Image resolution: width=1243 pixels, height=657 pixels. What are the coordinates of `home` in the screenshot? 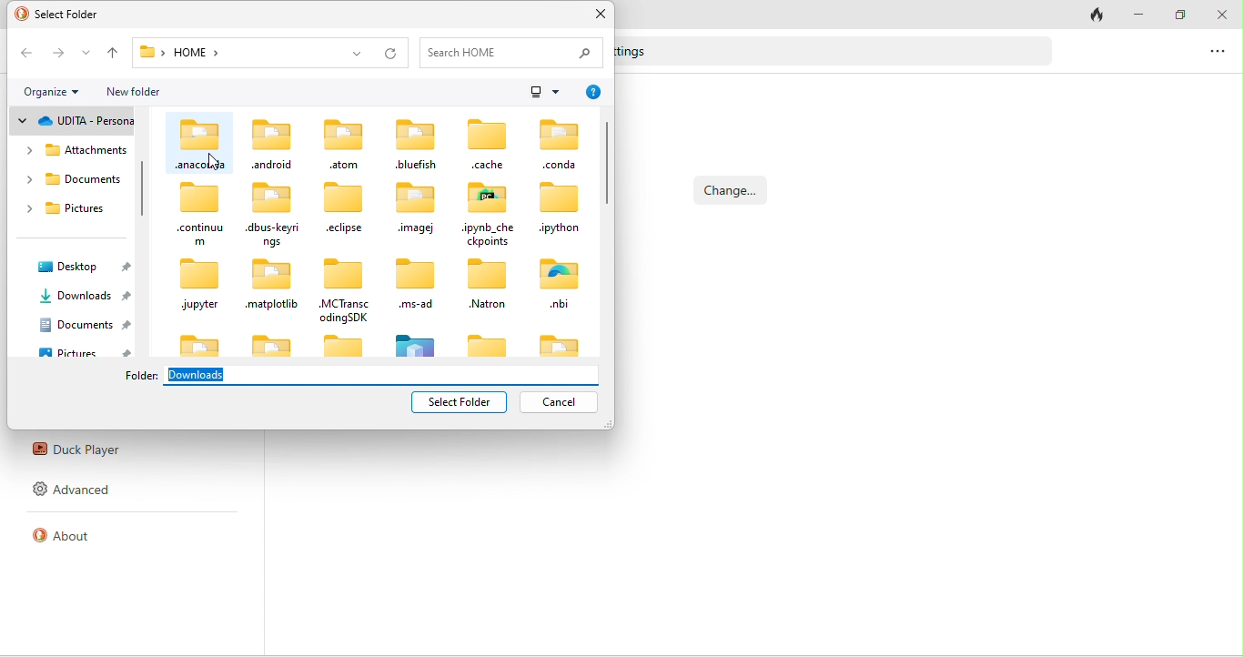 It's located at (199, 54).